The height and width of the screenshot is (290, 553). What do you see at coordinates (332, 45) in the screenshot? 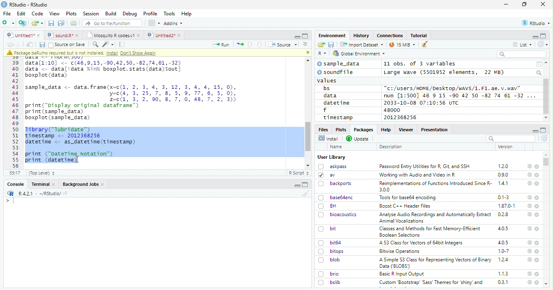
I see `Save` at bounding box center [332, 45].